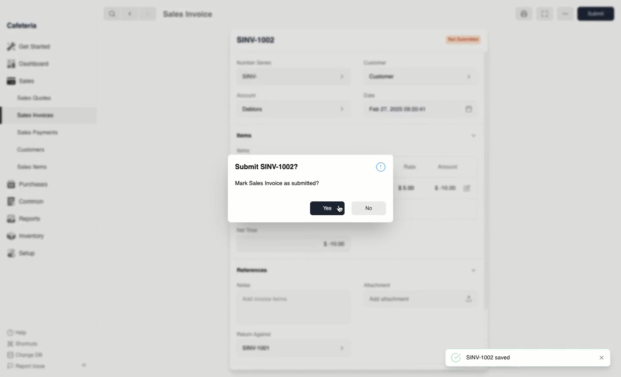 The width and height of the screenshot is (621, 377). What do you see at coordinates (602, 358) in the screenshot?
I see `close` at bounding box center [602, 358].